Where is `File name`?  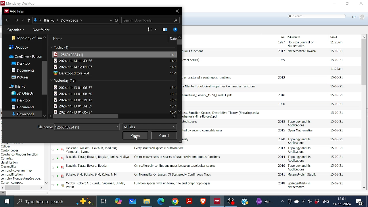
File name is located at coordinates (87, 127).